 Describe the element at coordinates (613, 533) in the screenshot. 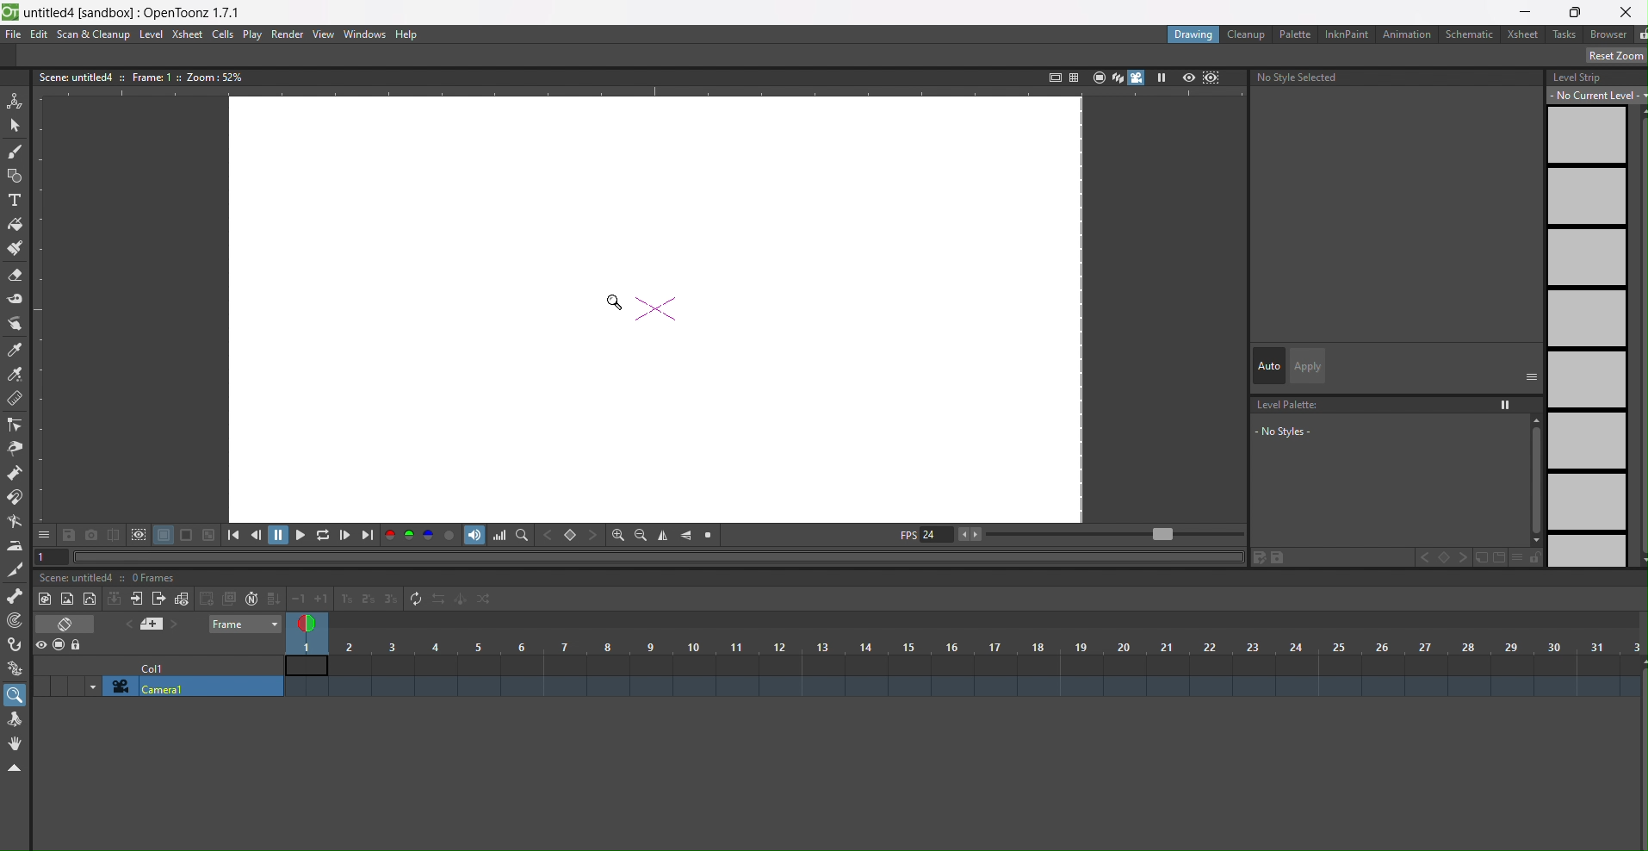

I see `zoom in` at that location.